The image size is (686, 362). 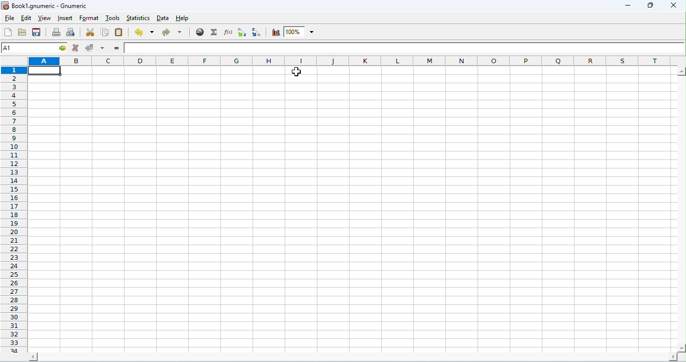 What do you see at coordinates (44, 18) in the screenshot?
I see `view` at bounding box center [44, 18].